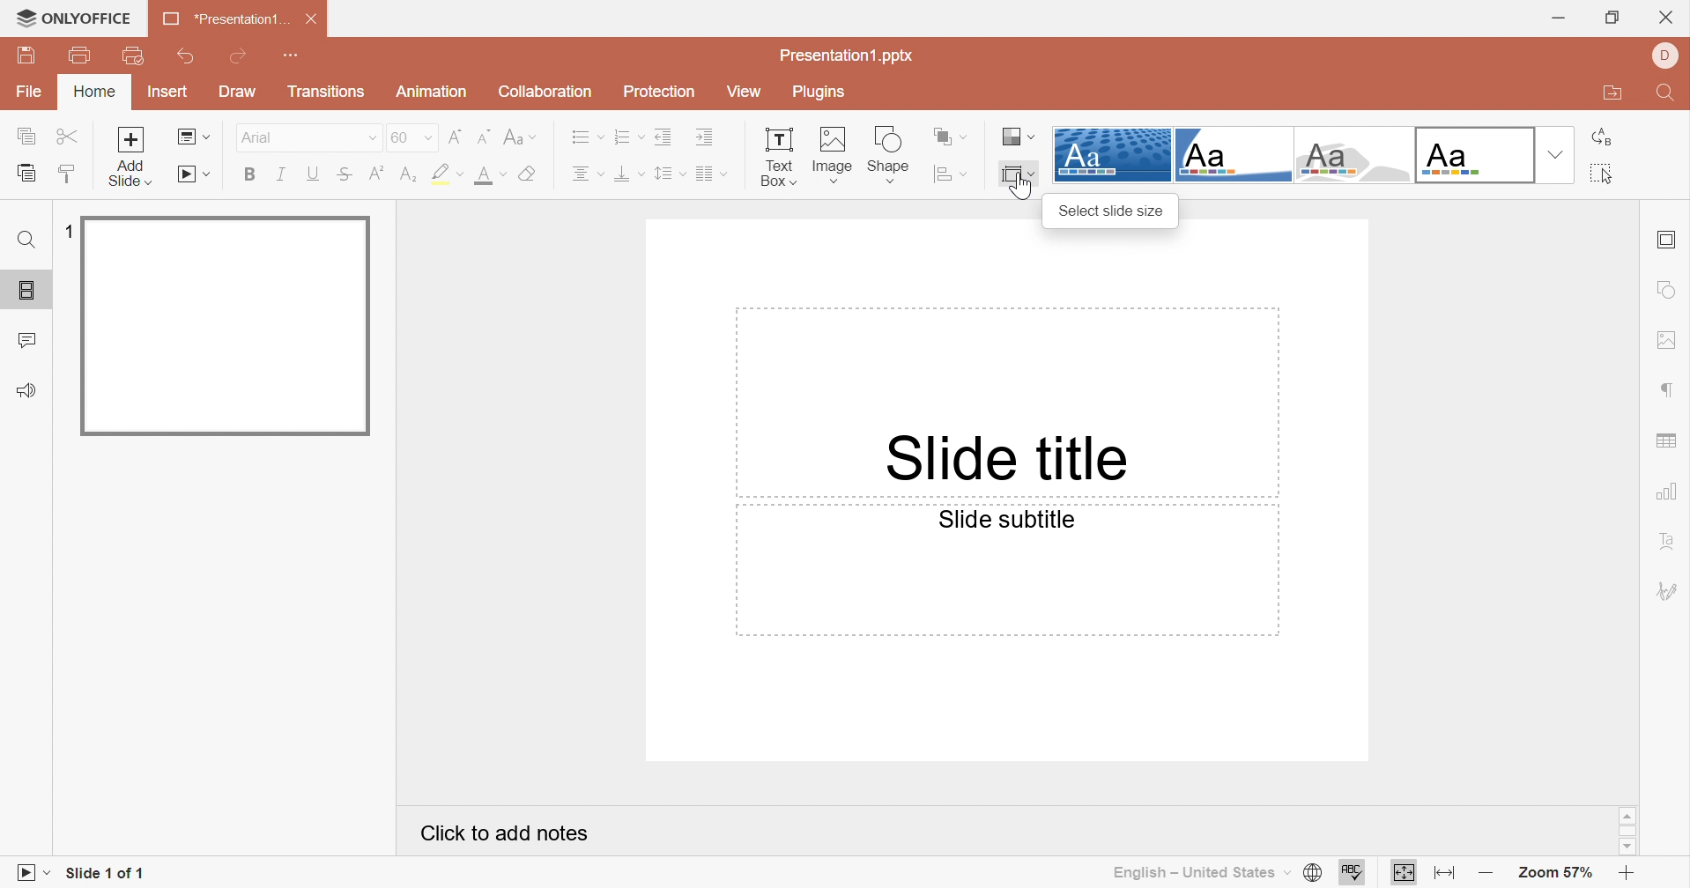 The image size is (1690, 888). I want to click on Open file location, so click(1616, 93).